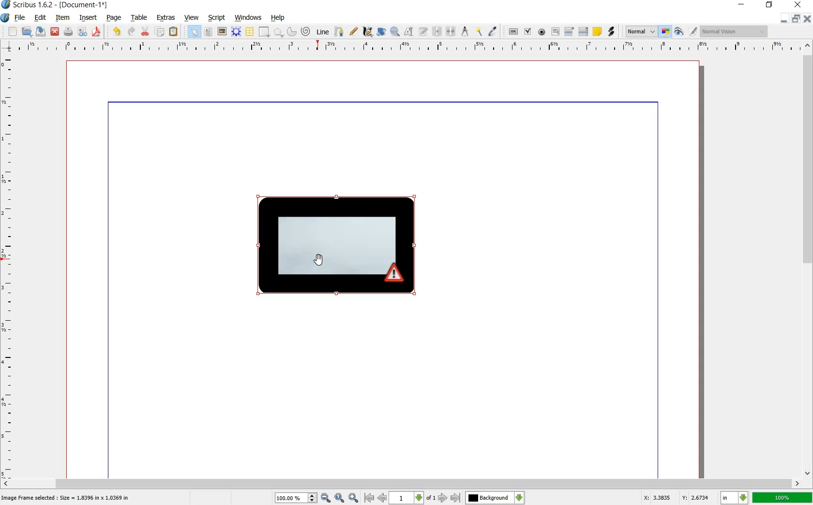  What do you see at coordinates (117, 31) in the screenshot?
I see `undo` at bounding box center [117, 31].